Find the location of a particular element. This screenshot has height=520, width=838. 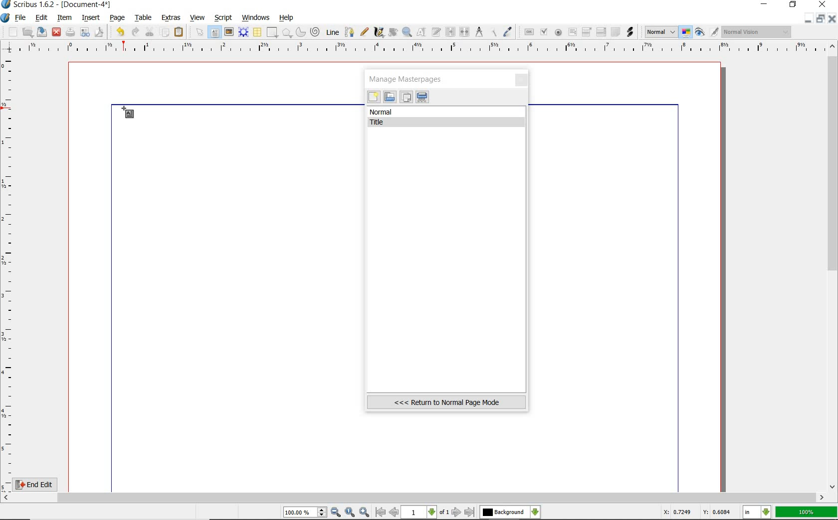

line is located at coordinates (332, 32).